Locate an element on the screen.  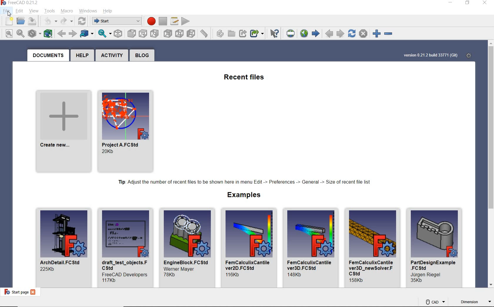
FRONT is located at coordinates (131, 34).